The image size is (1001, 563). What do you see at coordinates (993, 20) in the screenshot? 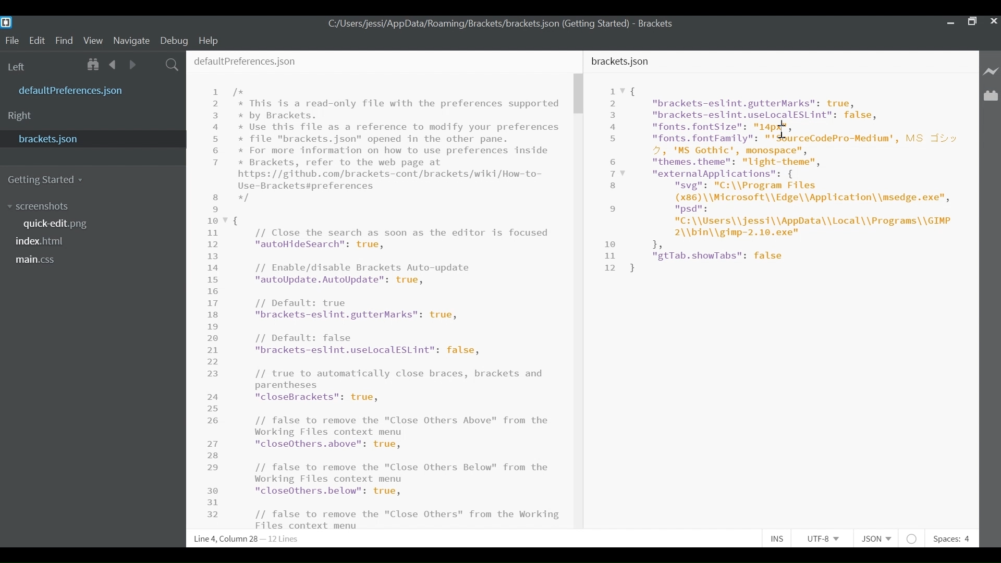
I see `Close` at bounding box center [993, 20].